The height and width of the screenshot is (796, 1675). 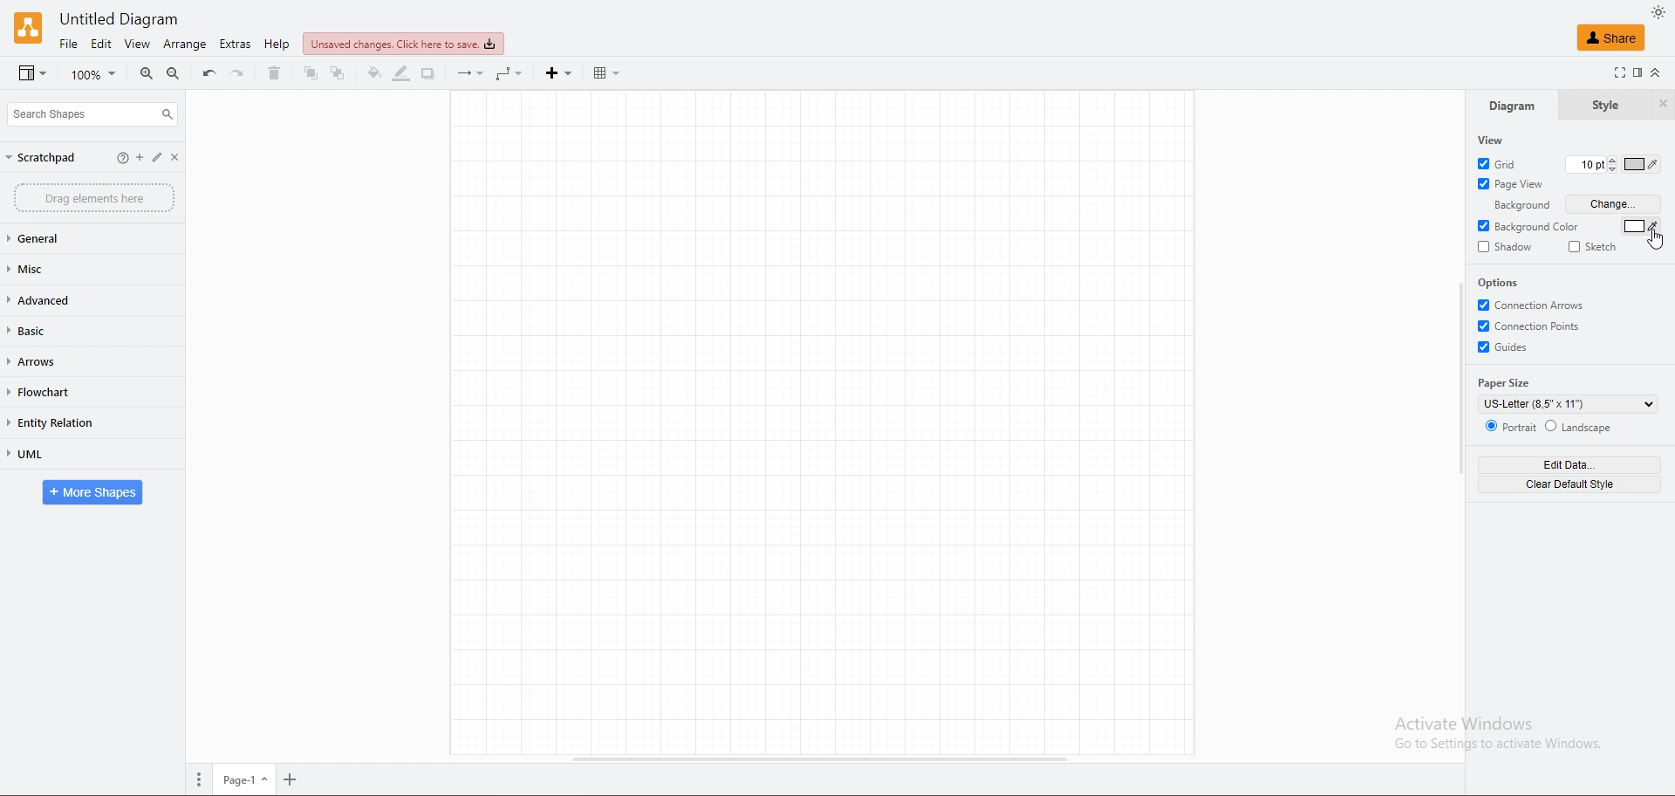 What do you see at coordinates (74, 299) in the screenshot?
I see `advanced` at bounding box center [74, 299].